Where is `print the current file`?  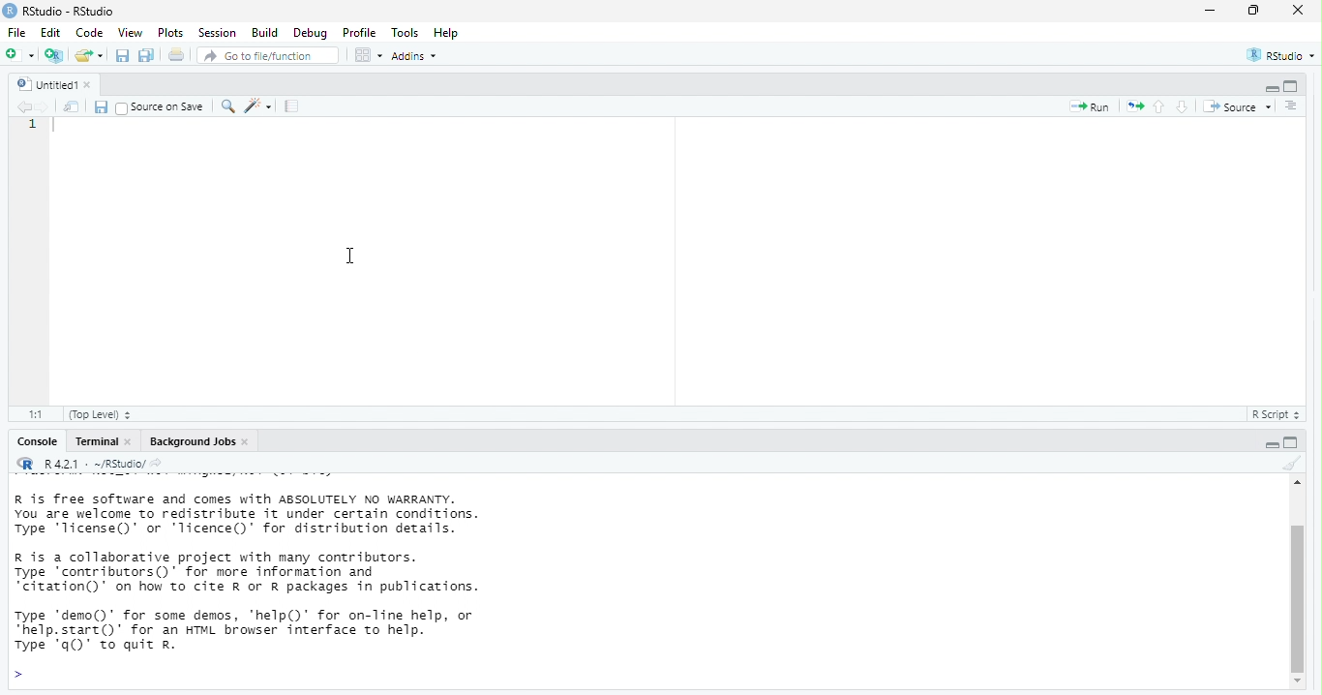 print the current file is located at coordinates (176, 55).